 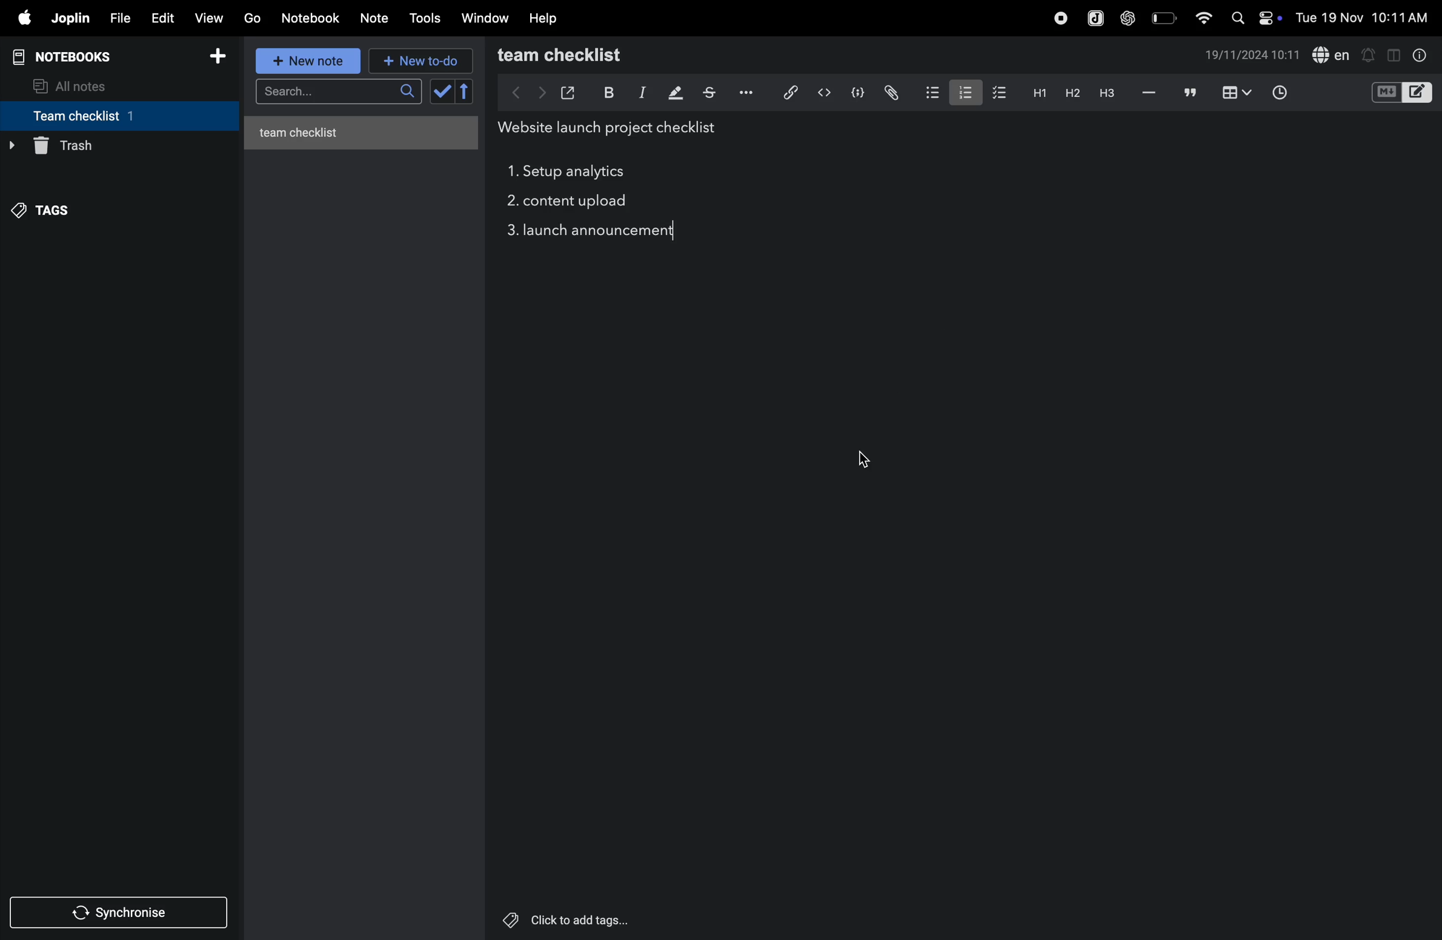 What do you see at coordinates (1057, 18) in the screenshot?
I see `record` at bounding box center [1057, 18].